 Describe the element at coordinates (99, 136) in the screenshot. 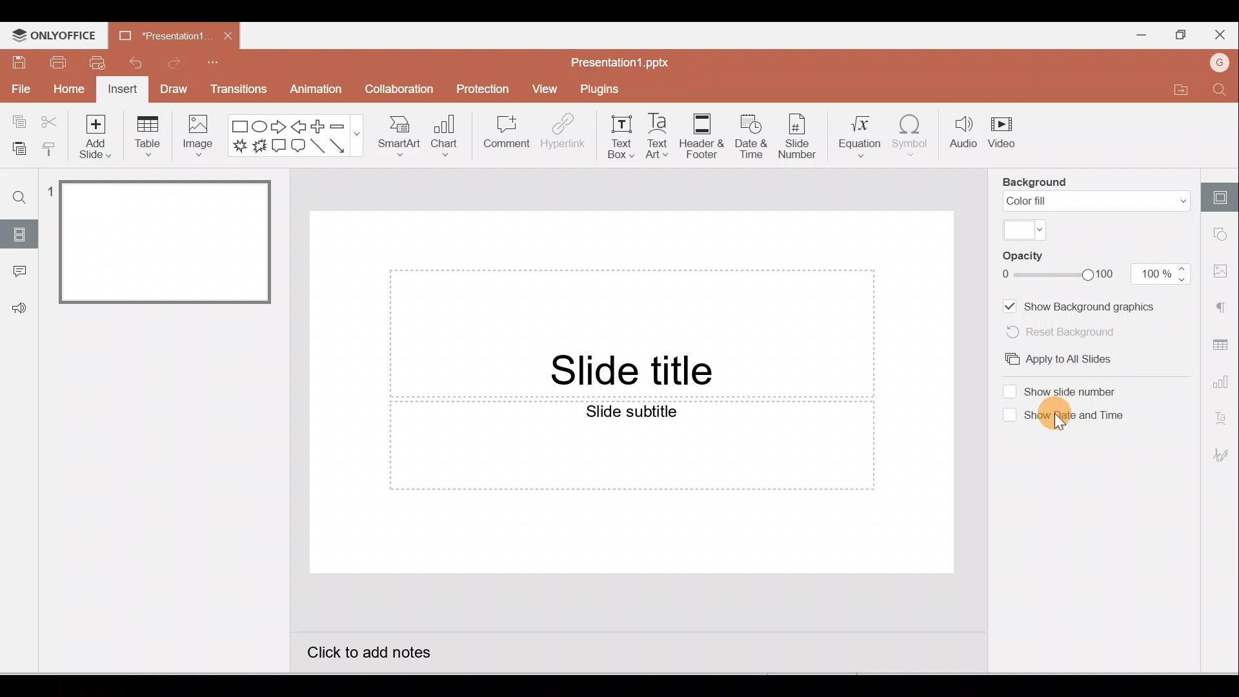

I see `Add slide` at that location.